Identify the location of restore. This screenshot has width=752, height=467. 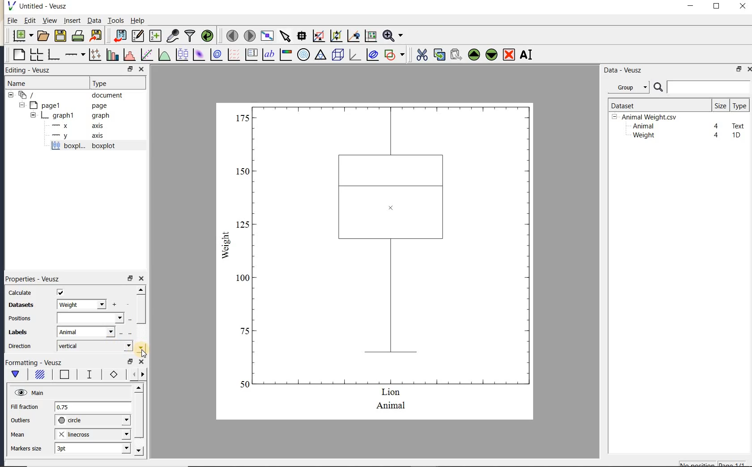
(130, 278).